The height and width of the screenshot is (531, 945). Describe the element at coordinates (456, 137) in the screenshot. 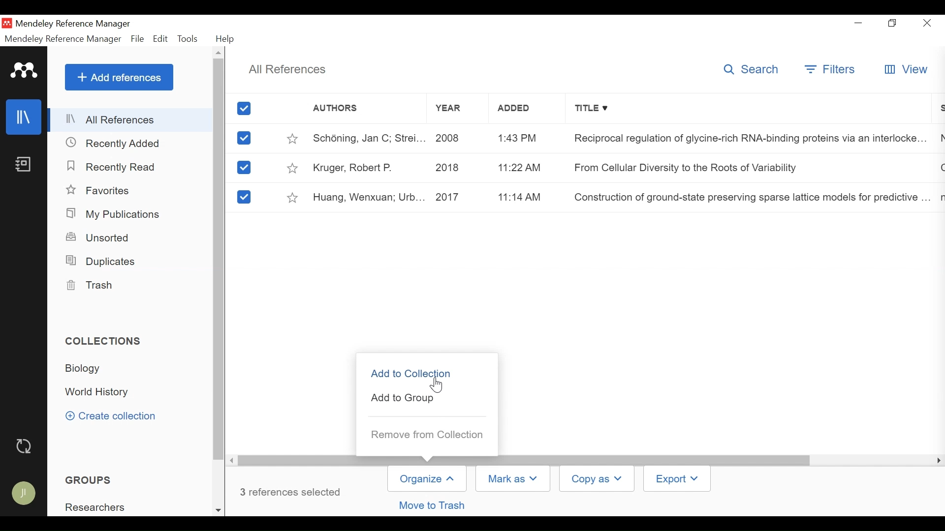

I see `2008` at that location.